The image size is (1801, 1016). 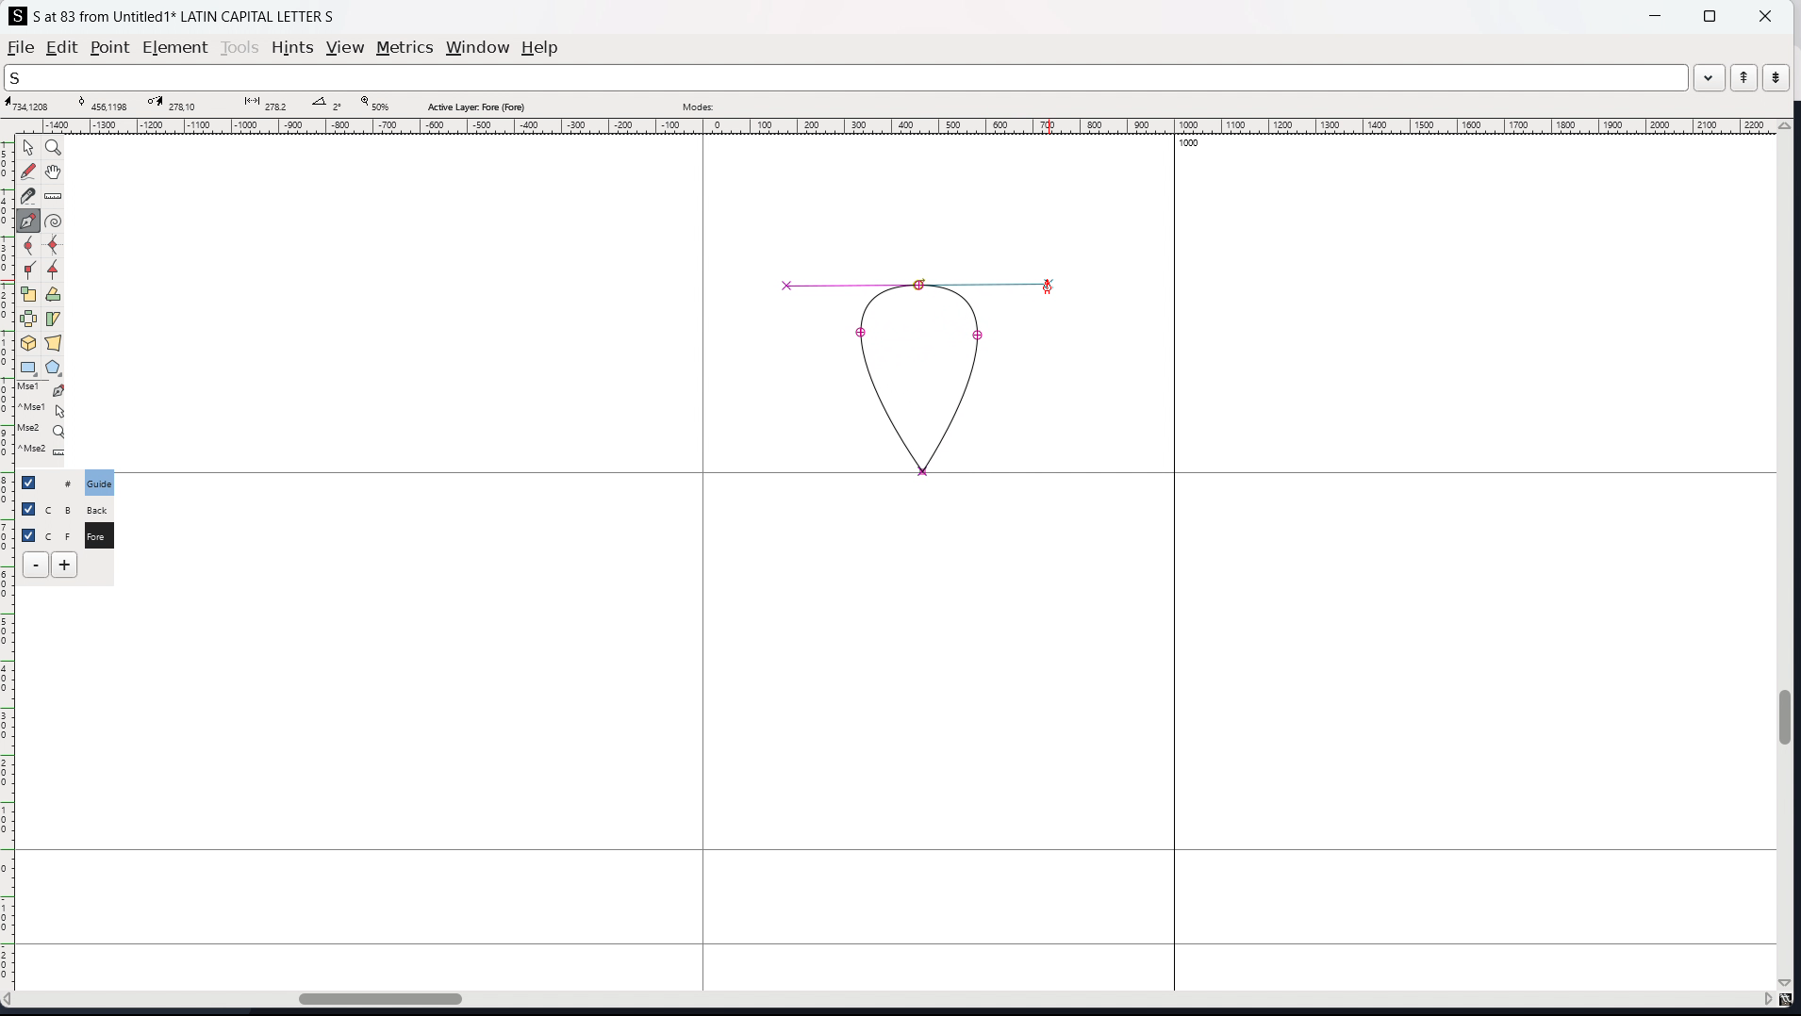 What do you see at coordinates (98, 534) in the screenshot?
I see `C F Fore` at bounding box center [98, 534].